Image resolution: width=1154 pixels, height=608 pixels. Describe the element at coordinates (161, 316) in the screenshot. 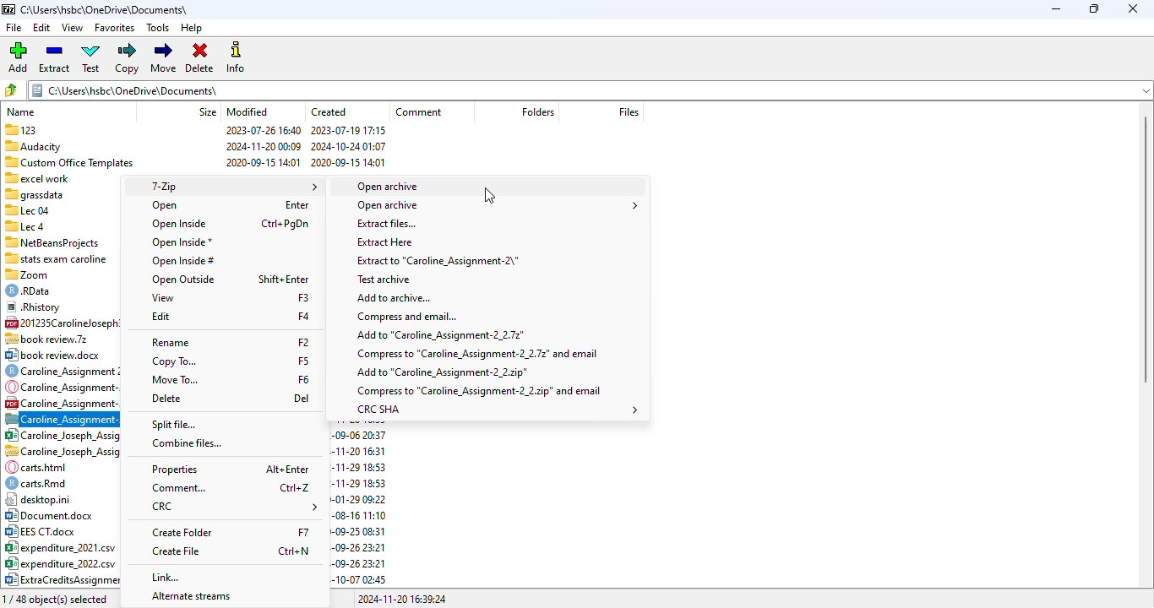

I see `edit` at that location.